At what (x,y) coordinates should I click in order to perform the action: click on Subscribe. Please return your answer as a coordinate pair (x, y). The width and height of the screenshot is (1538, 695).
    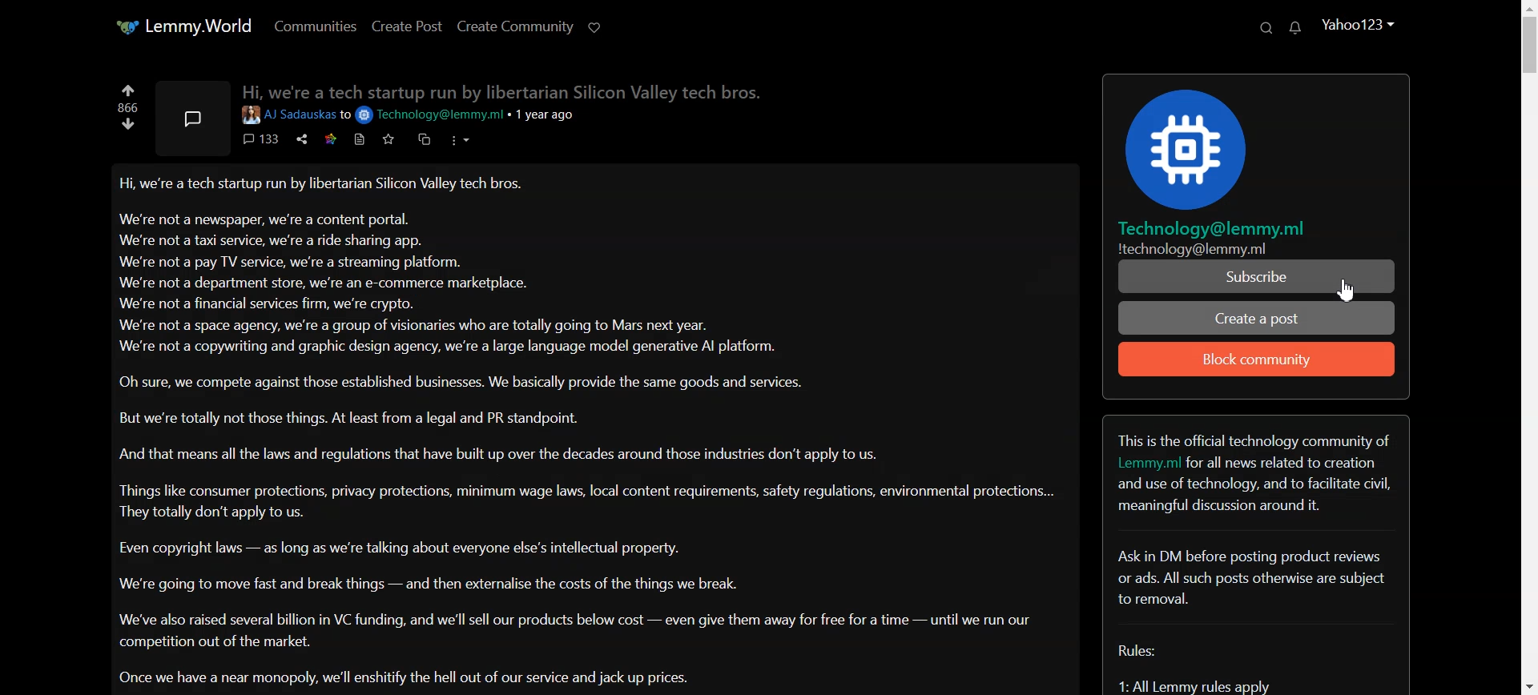
    Looking at the image, I should click on (1256, 279).